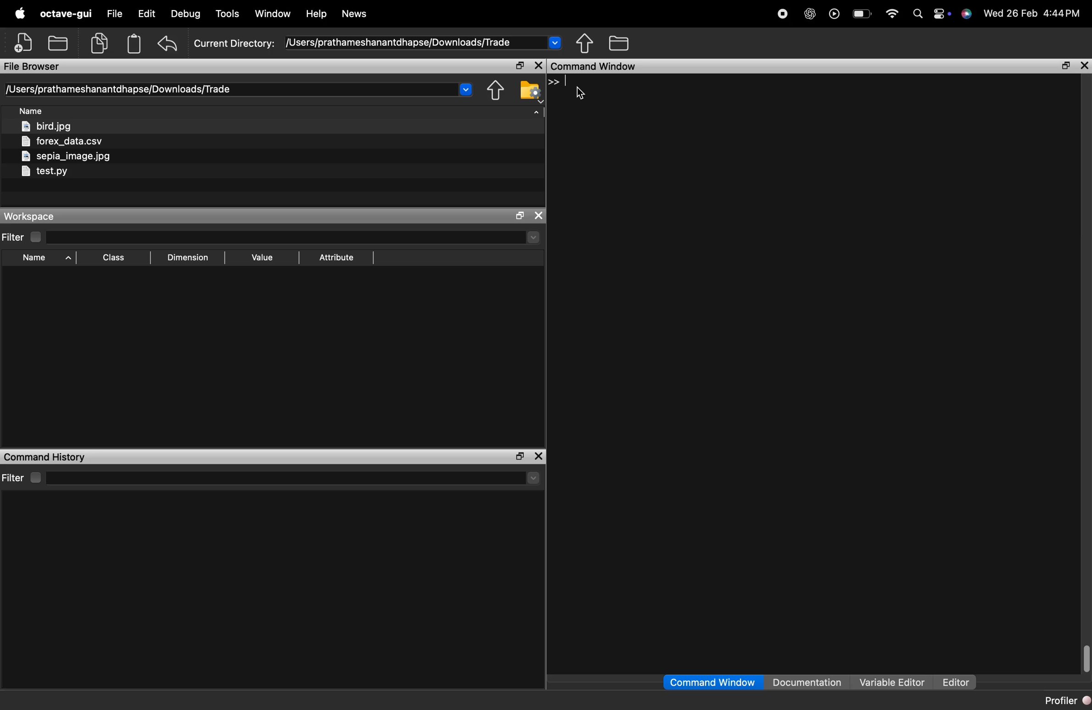 The image size is (1092, 710). Describe the element at coordinates (521, 65) in the screenshot. I see `open in separate window` at that location.